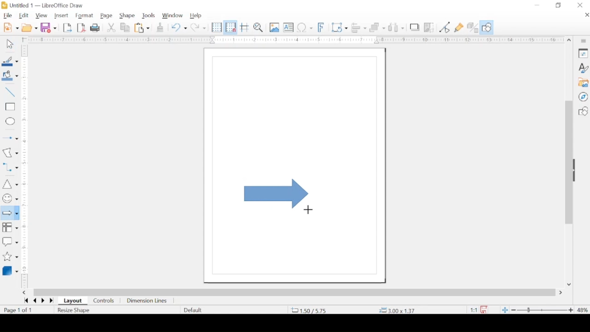  What do you see at coordinates (81, 28) in the screenshot?
I see `export directly as pdf` at bounding box center [81, 28].